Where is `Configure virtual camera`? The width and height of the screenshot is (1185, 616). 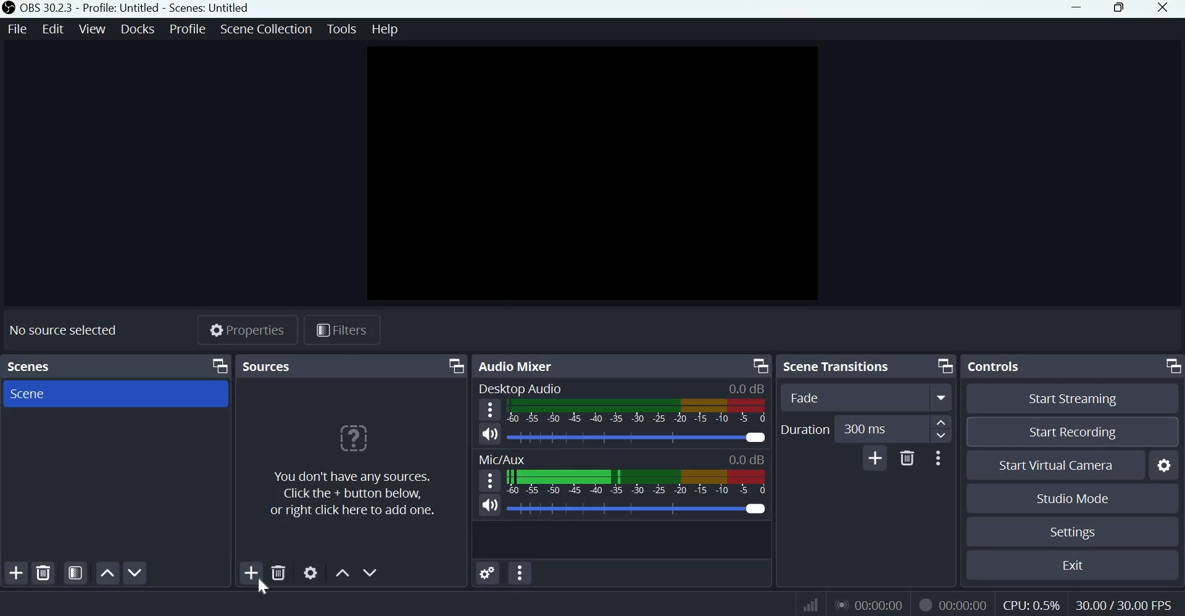
Configure virtual camera is located at coordinates (1165, 464).